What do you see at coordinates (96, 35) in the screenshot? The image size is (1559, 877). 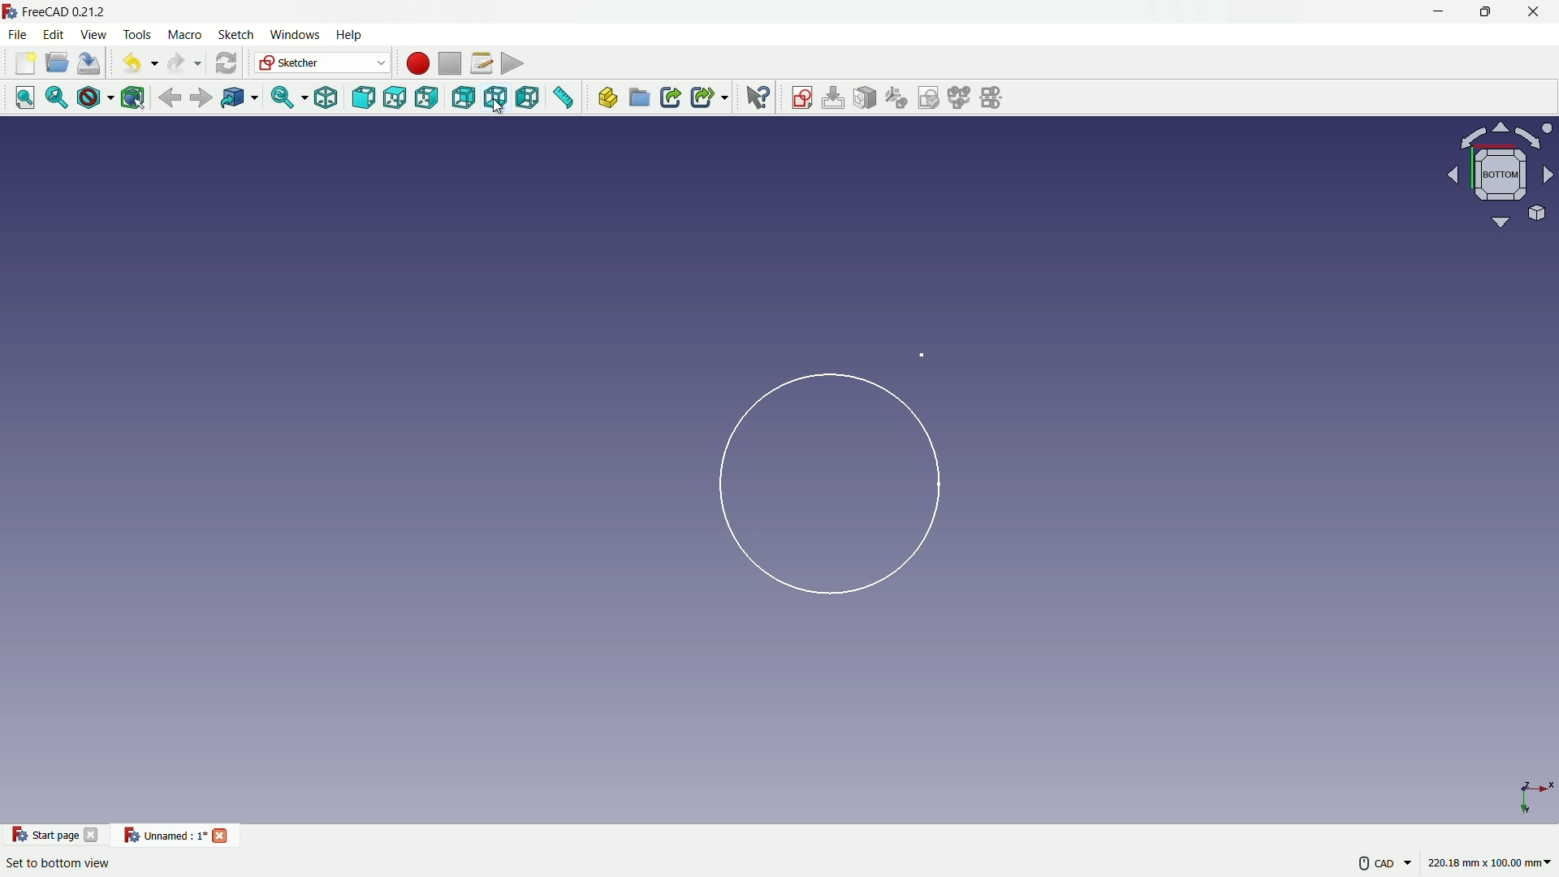 I see `view menu` at bounding box center [96, 35].